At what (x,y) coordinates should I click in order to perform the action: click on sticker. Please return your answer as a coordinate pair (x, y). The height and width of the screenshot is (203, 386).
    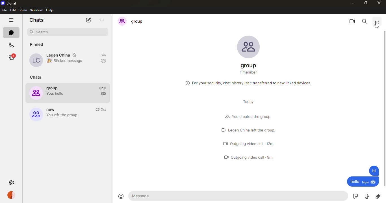
    Looking at the image, I should click on (354, 197).